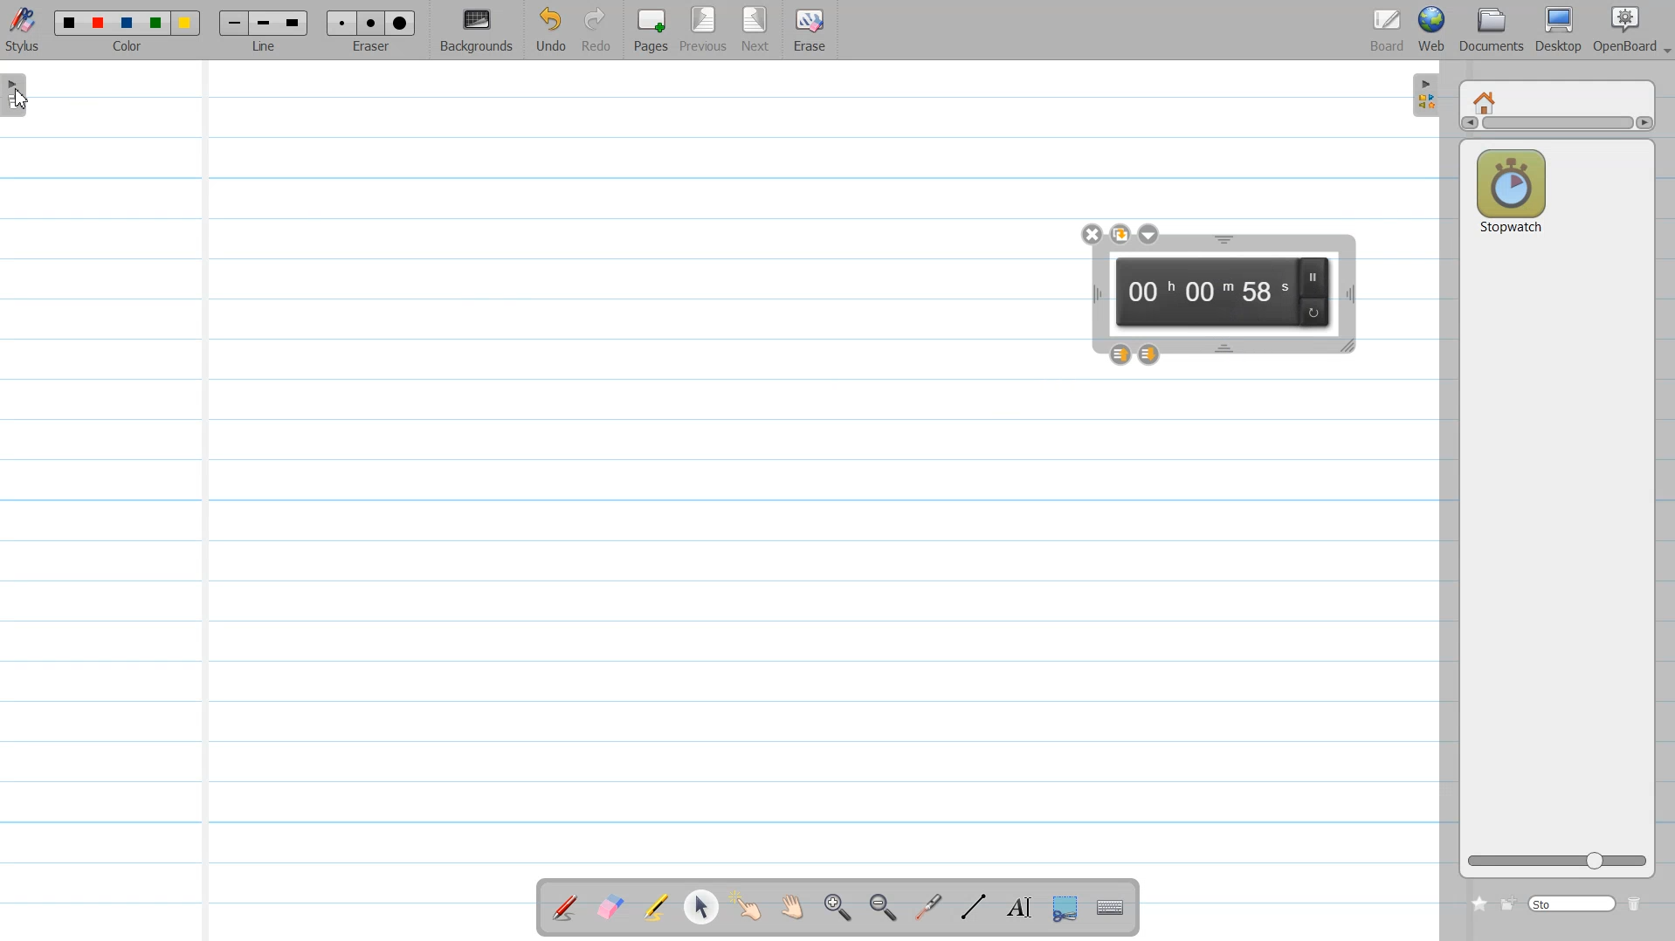 This screenshot has height=941, width=1675. Describe the element at coordinates (1492, 30) in the screenshot. I see `Document` at that location.